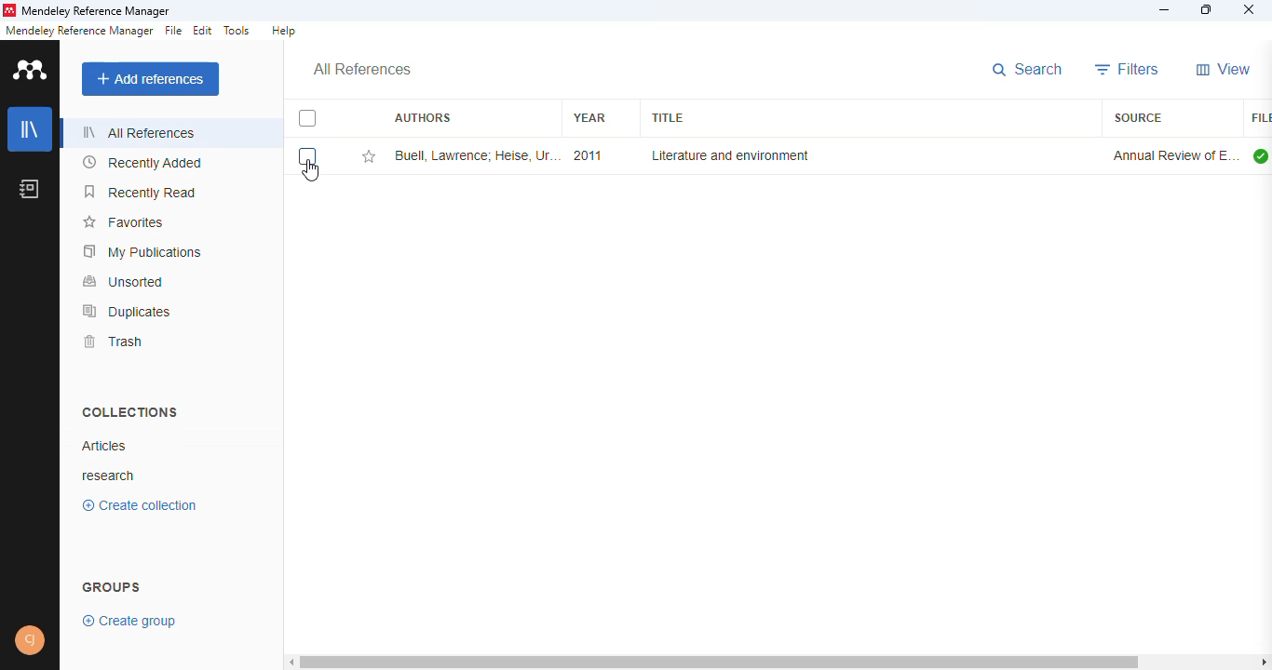  Describe the element at coordinates (476, 155) in the screenshot. I see `Buell Lawrence; Heise U, ThornberK` at that location.